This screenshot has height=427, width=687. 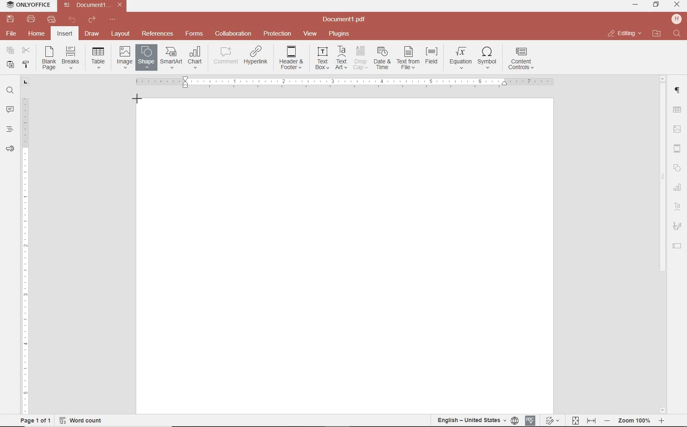 I want to click on customize quick access toolbar, so click(x=112, y=20).